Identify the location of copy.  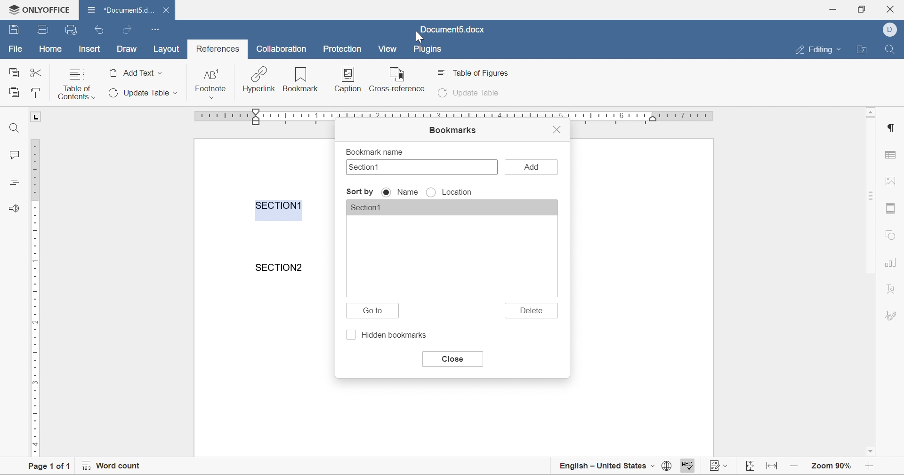
(13, 71).